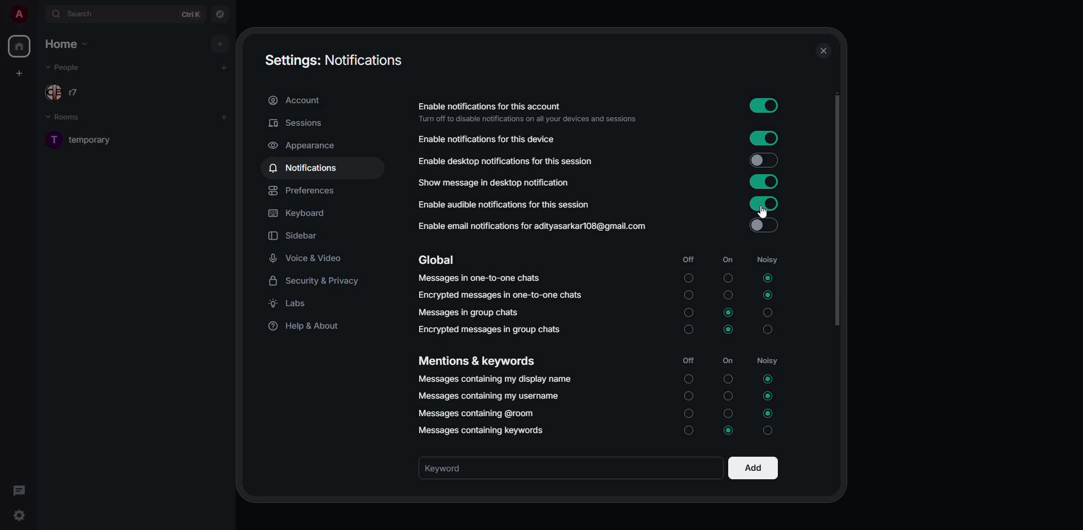  Describe the element at coordinates (336, 60) in the screenshot. I see `settings notifications` at that location.